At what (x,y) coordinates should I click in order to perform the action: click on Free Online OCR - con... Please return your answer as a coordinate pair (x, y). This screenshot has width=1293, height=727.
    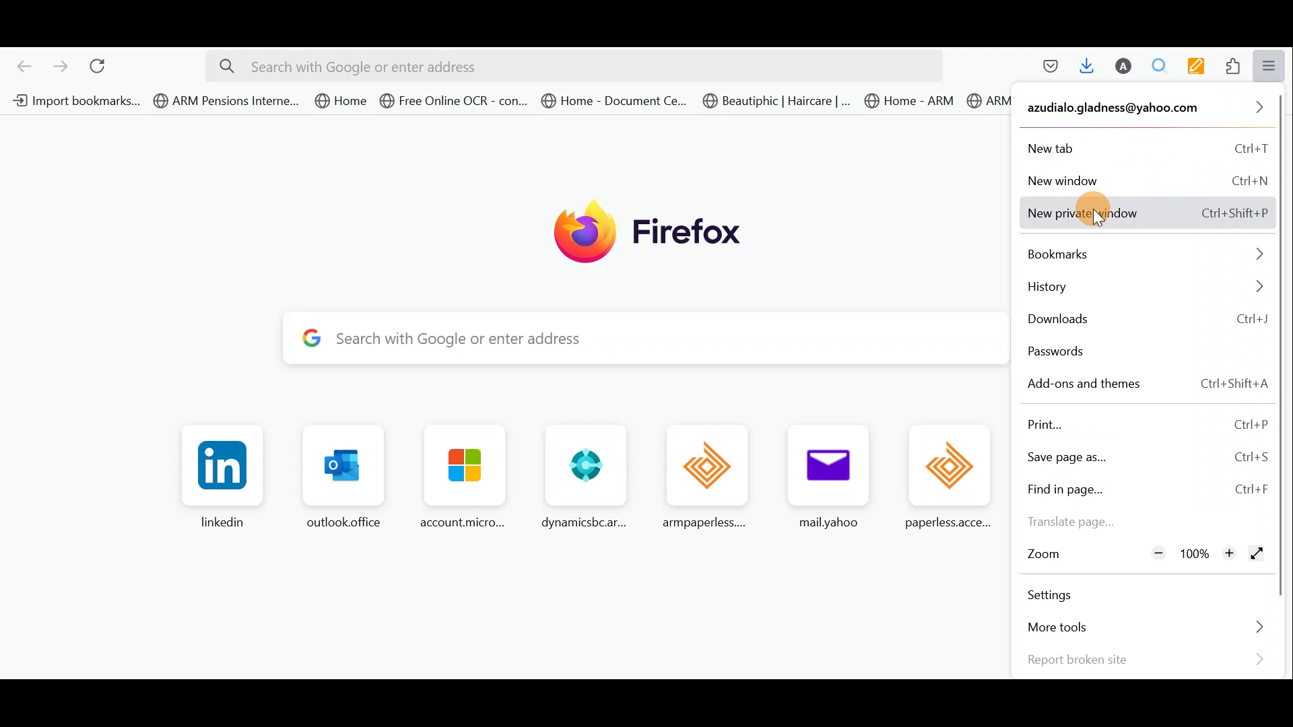
    Looking at the image, I should click on (453, 100).